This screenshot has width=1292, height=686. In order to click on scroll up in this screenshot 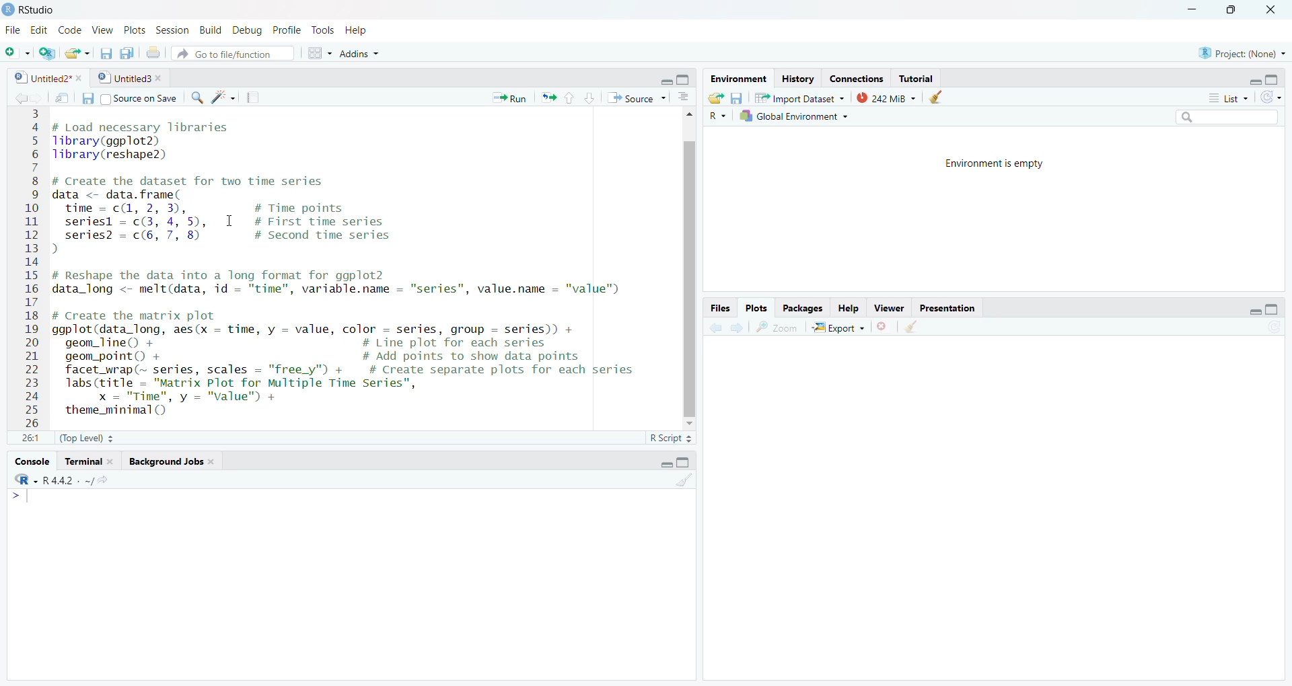, I will do `click(688, 117)`.